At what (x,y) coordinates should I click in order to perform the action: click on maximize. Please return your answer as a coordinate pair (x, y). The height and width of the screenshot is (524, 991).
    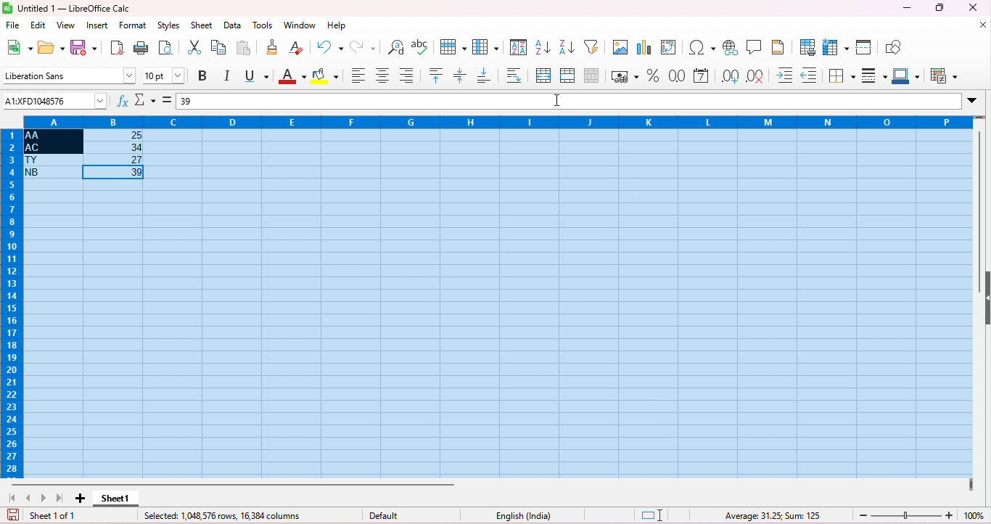
    Looking at the image, I should click on (938, 7).